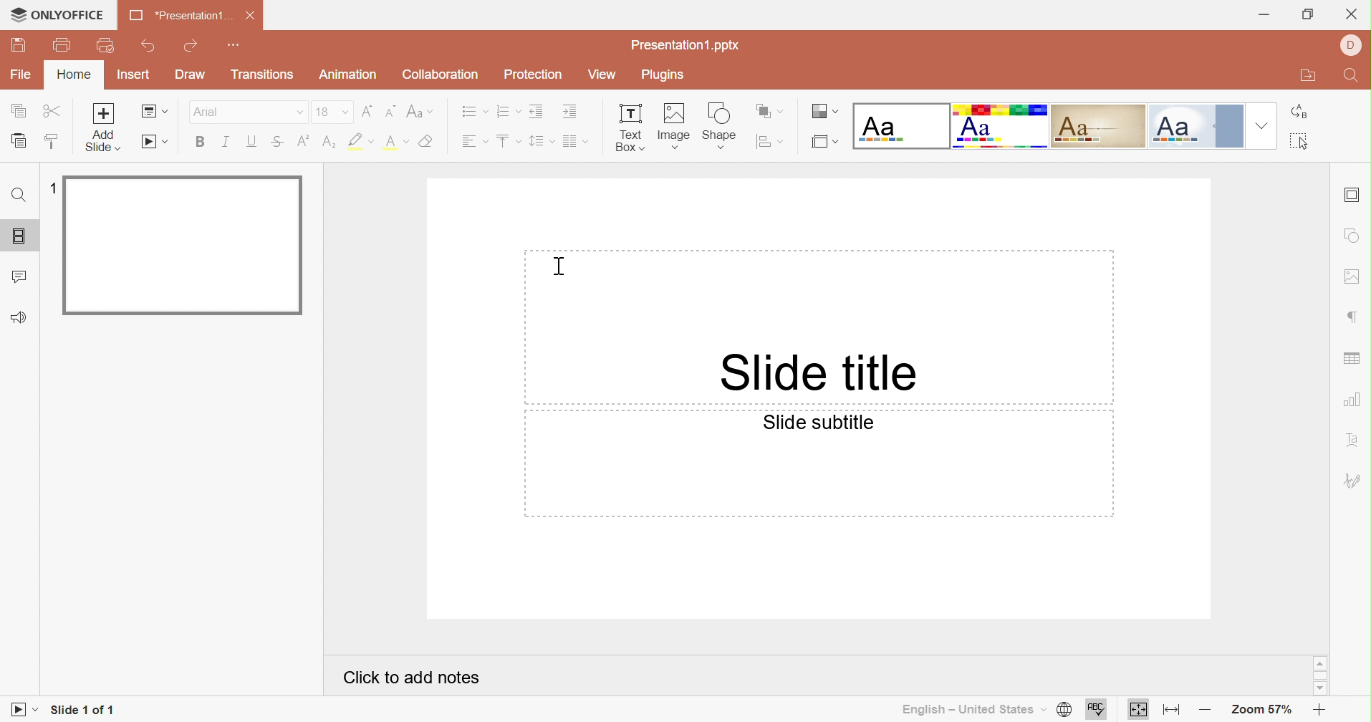 This screenshot has height=722, width=1371. Describe the element at coordinates (304, 143) in the screenshot. I see `Subscript` at that location.